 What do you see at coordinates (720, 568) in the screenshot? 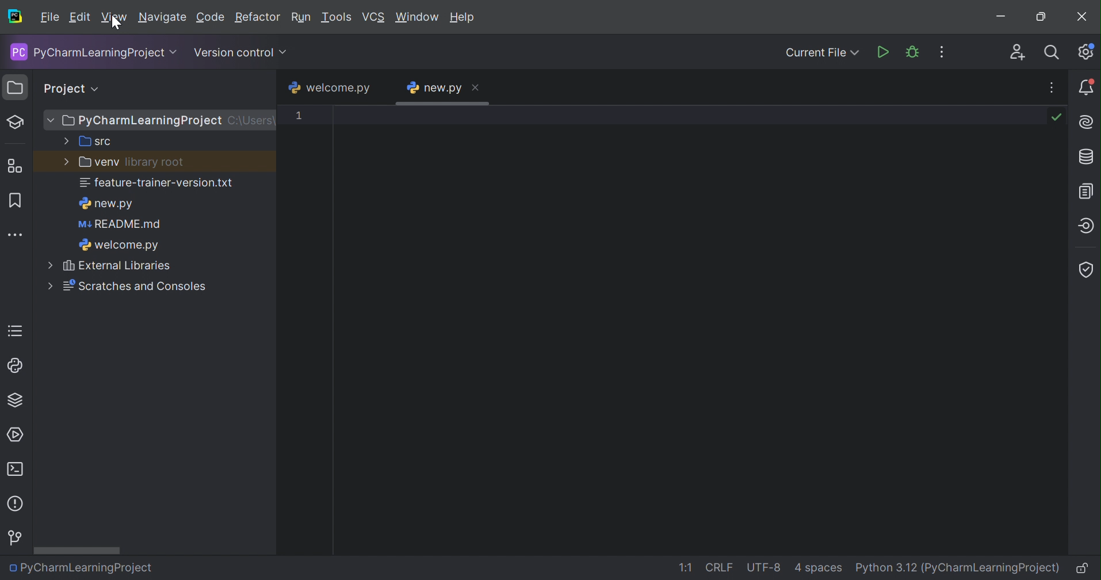
I see `CRLF` at bounding box center [720, 568].